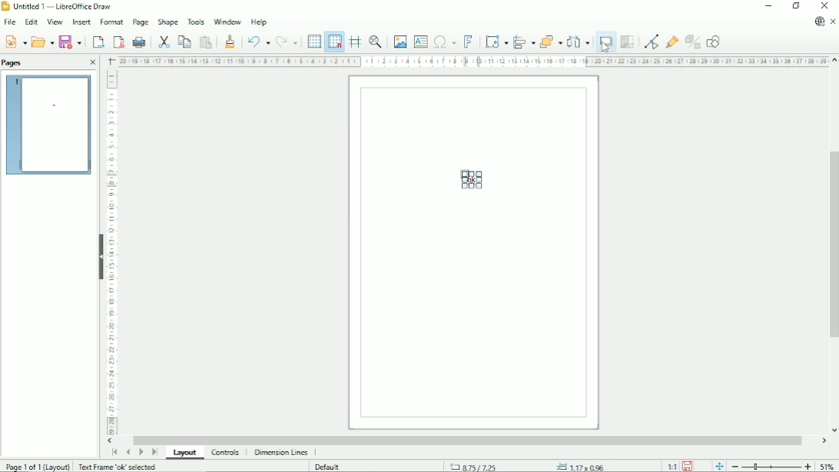 The image size is (839, 472). What do you see at coordinates (167, 22) in the screenshot?
I see `Shape` at bounding box center [167, 22].